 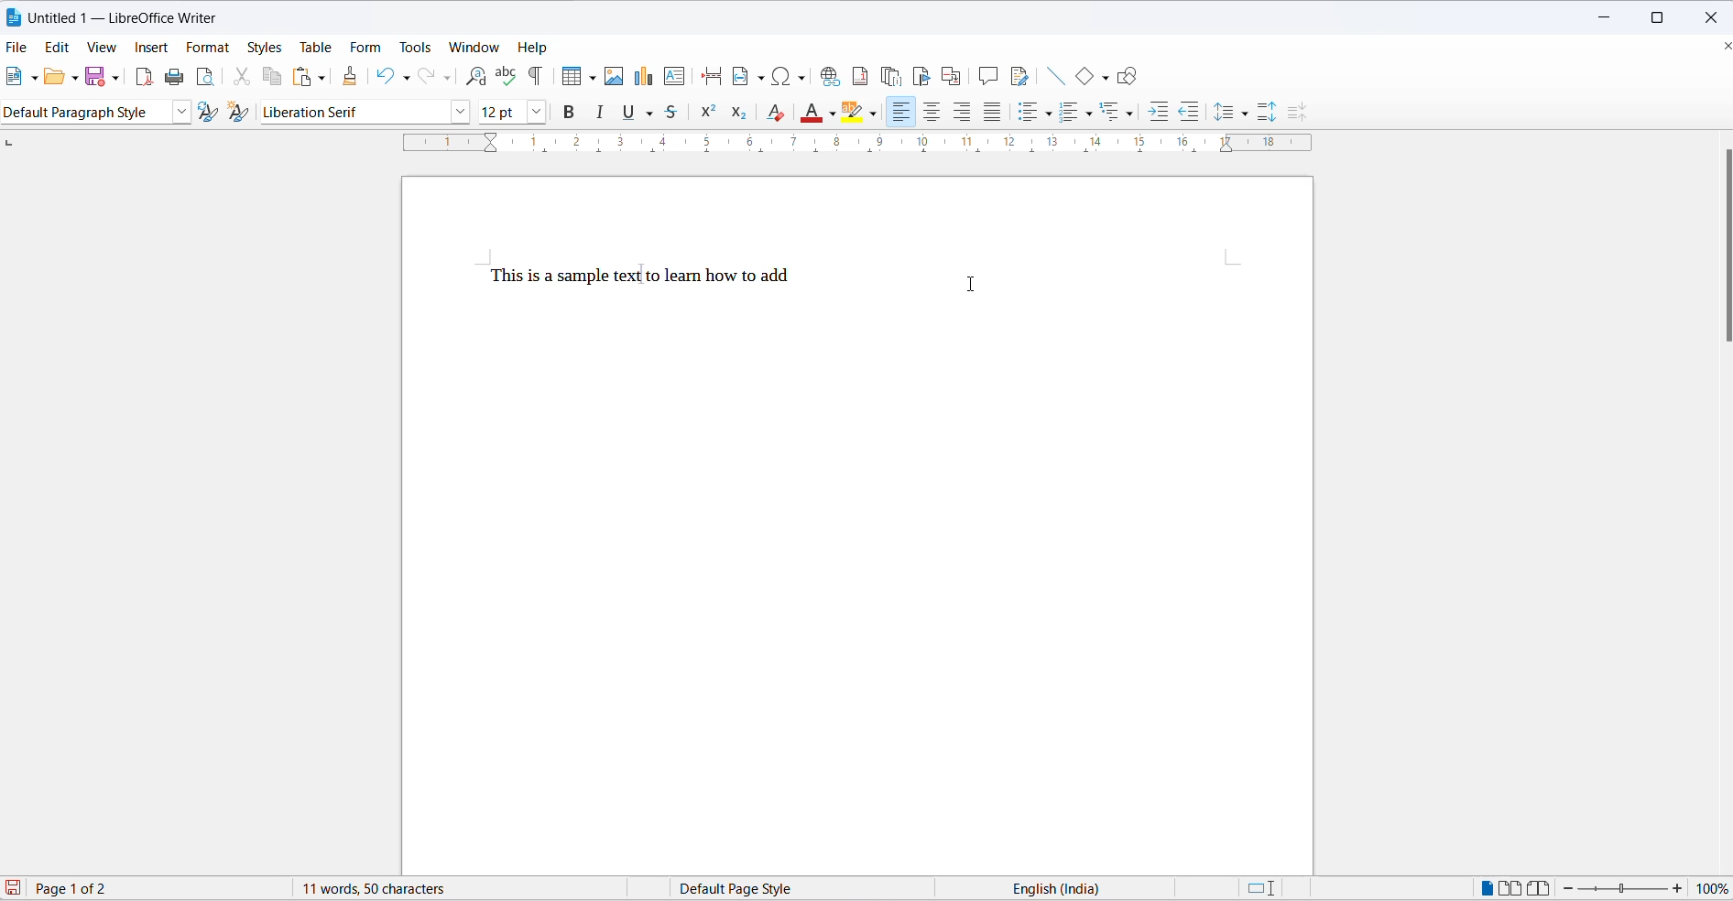 What do you see at coordinates (953, 75) in the screenshot?
I see `insert cross reference` at bounding box center [953, 75].